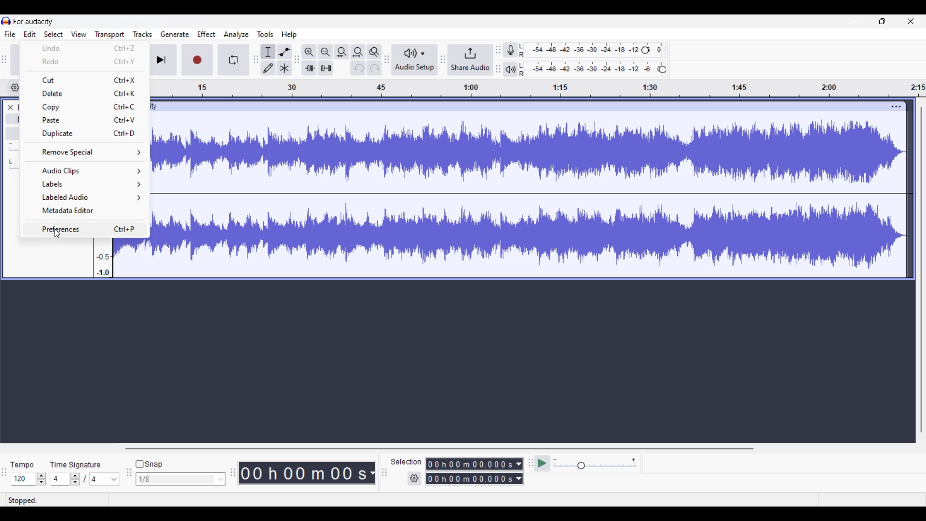 The image size is (926, 521). I want to click on Transport menu, so click(110, 35).